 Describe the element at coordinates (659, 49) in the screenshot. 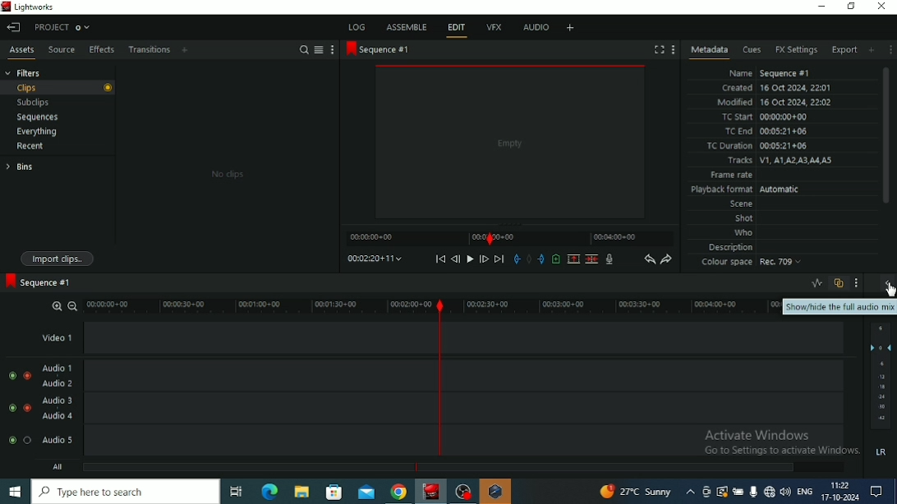

I see `Fullscreen` at that location.